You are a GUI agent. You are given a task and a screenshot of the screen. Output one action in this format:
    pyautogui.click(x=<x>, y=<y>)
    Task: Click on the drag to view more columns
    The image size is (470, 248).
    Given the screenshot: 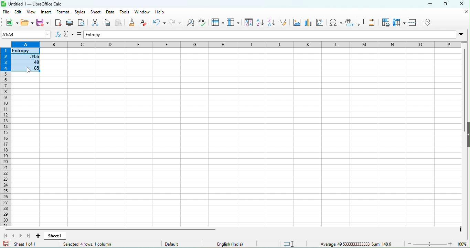 What is the action you would take?
    pyautogui.click(x=461, y=229)
    